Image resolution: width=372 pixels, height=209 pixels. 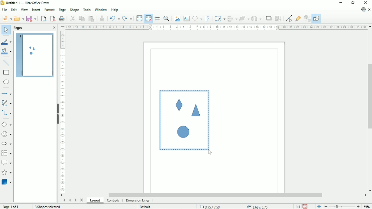 I want to click on Snap to grid, so click(x=148, y=18).